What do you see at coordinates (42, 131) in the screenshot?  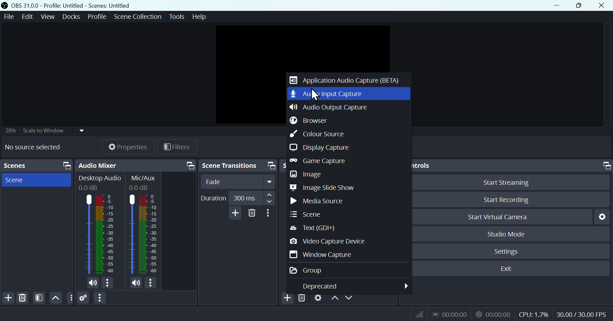 I see `Scale to ` at bounding box center [42, 131].